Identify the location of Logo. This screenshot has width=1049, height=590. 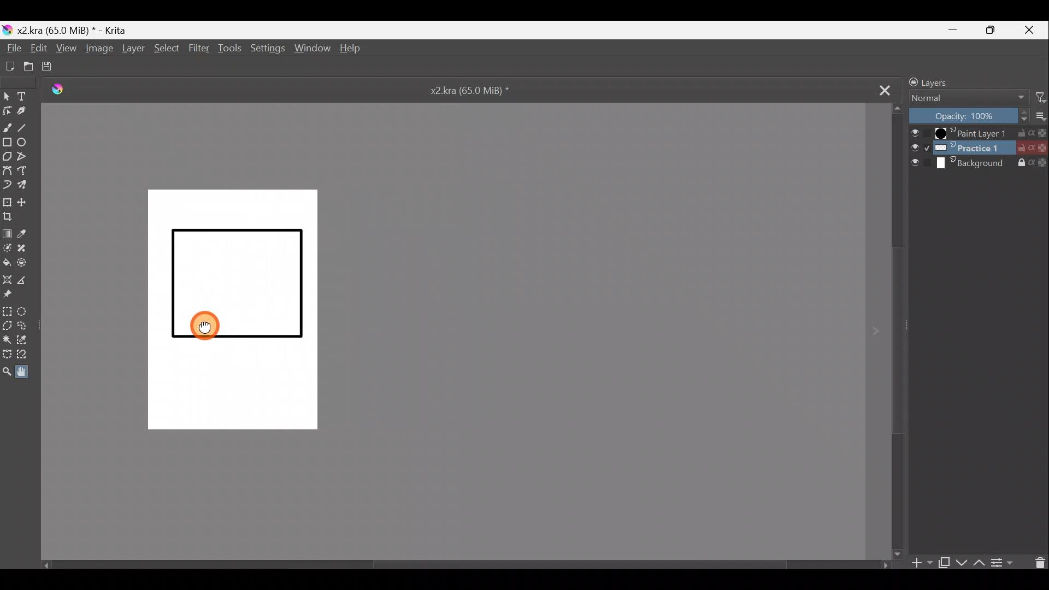
(58, 90).